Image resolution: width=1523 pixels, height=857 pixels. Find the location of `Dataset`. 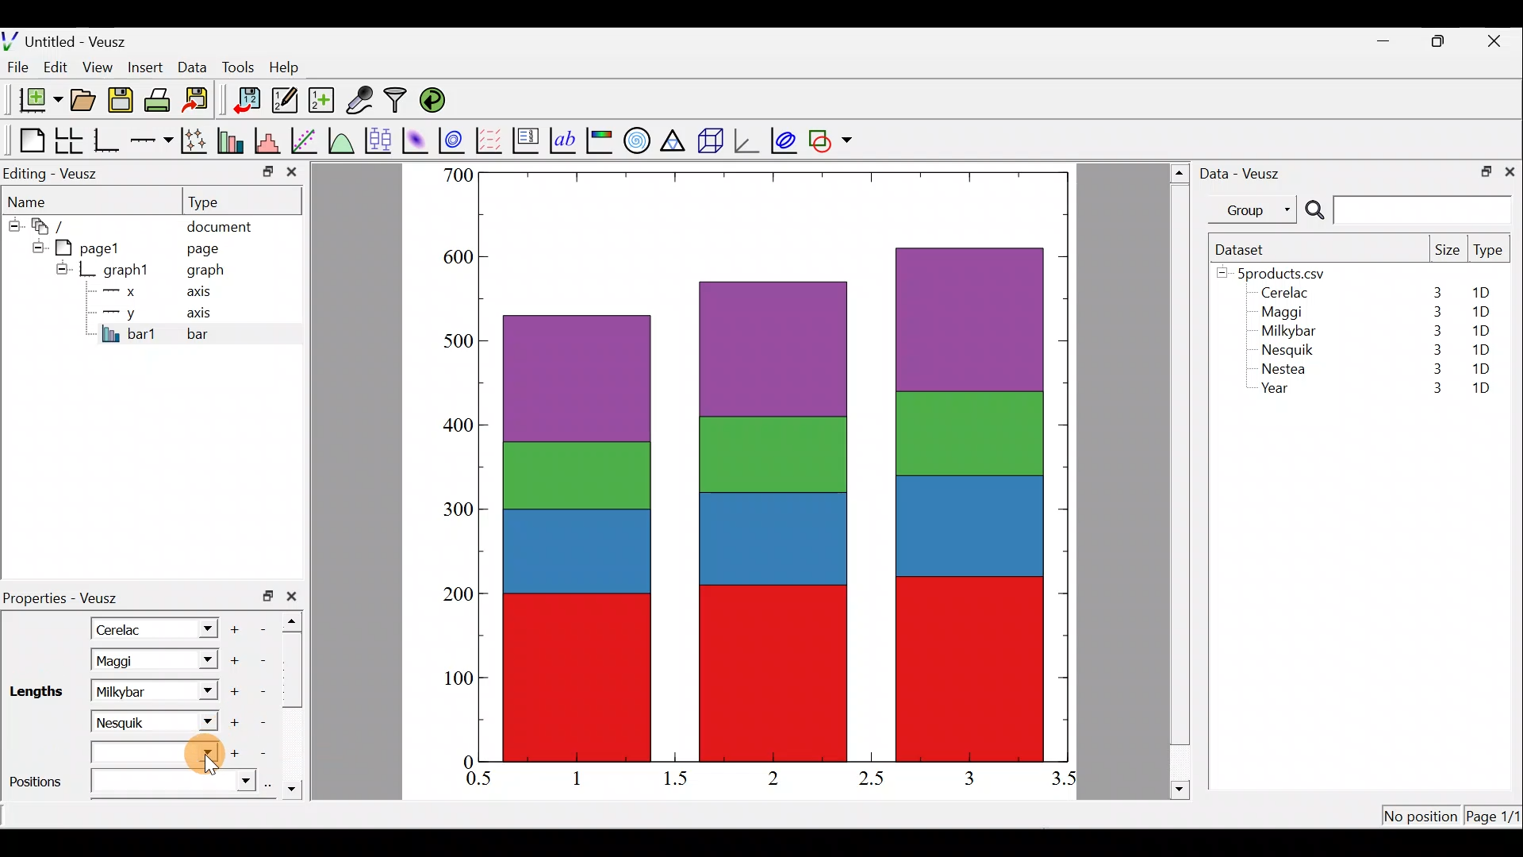

Dataset is located at coordinates (1245, 249).